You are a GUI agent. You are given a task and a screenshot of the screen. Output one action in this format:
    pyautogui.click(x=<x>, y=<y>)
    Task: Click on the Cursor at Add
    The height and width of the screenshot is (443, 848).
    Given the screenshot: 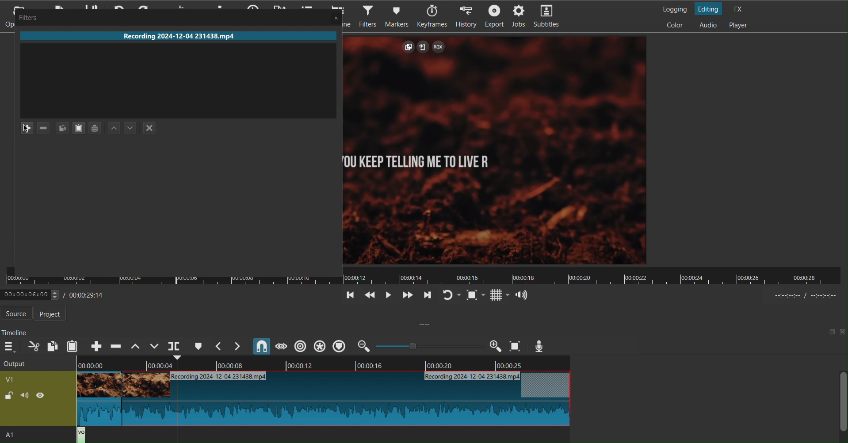 What is the action you would take?
    pyautogui.click(x=27, y=129)
    